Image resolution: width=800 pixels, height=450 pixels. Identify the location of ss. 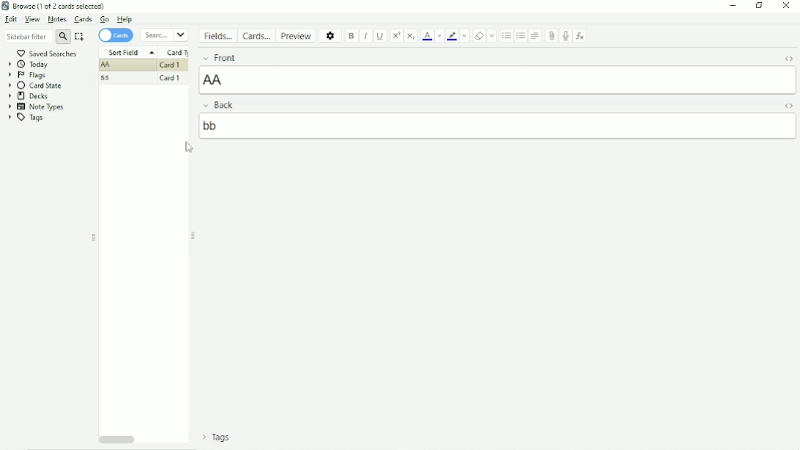
(106, 78).